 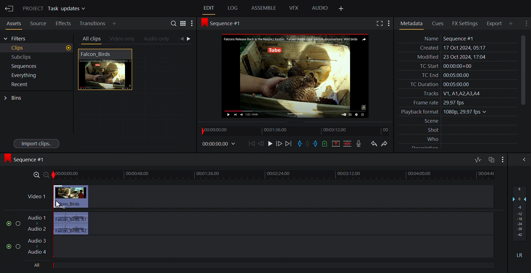 I want to click on Assets Panel, so click(x=12, y=23).